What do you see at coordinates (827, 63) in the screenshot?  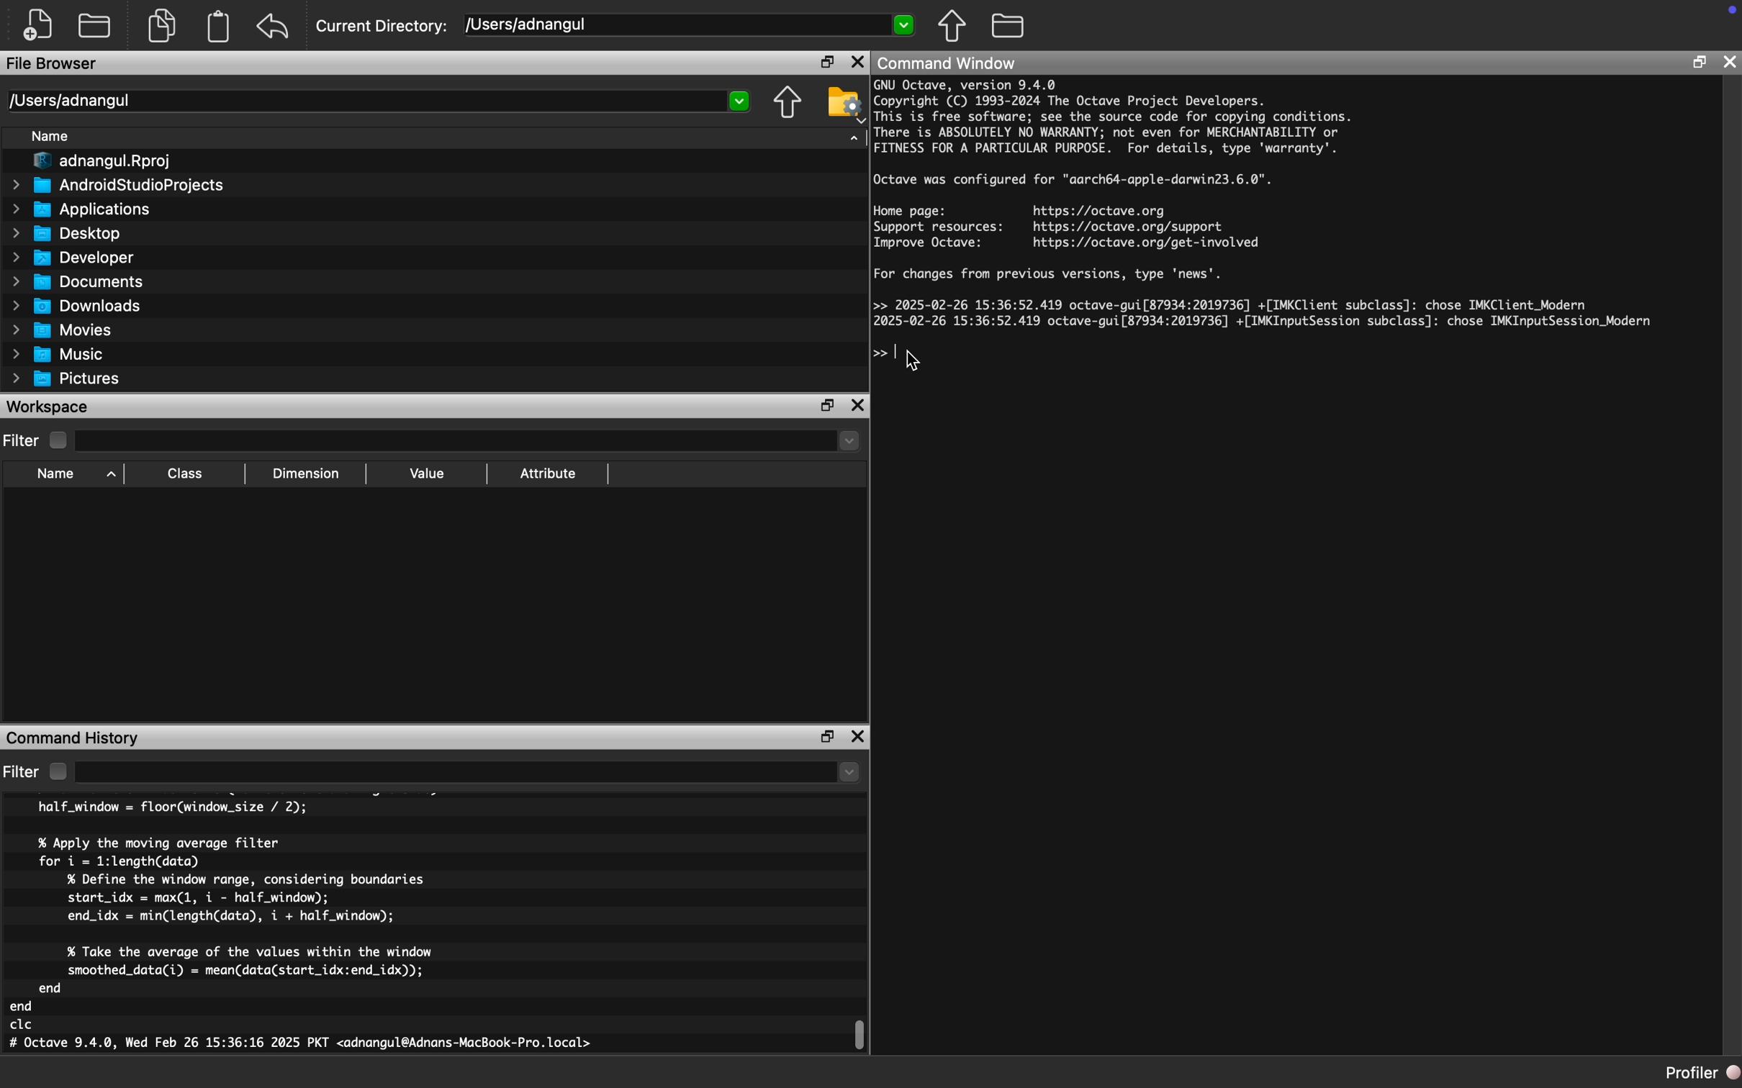 I see `Restore Down` at bounding box center [827, 63].